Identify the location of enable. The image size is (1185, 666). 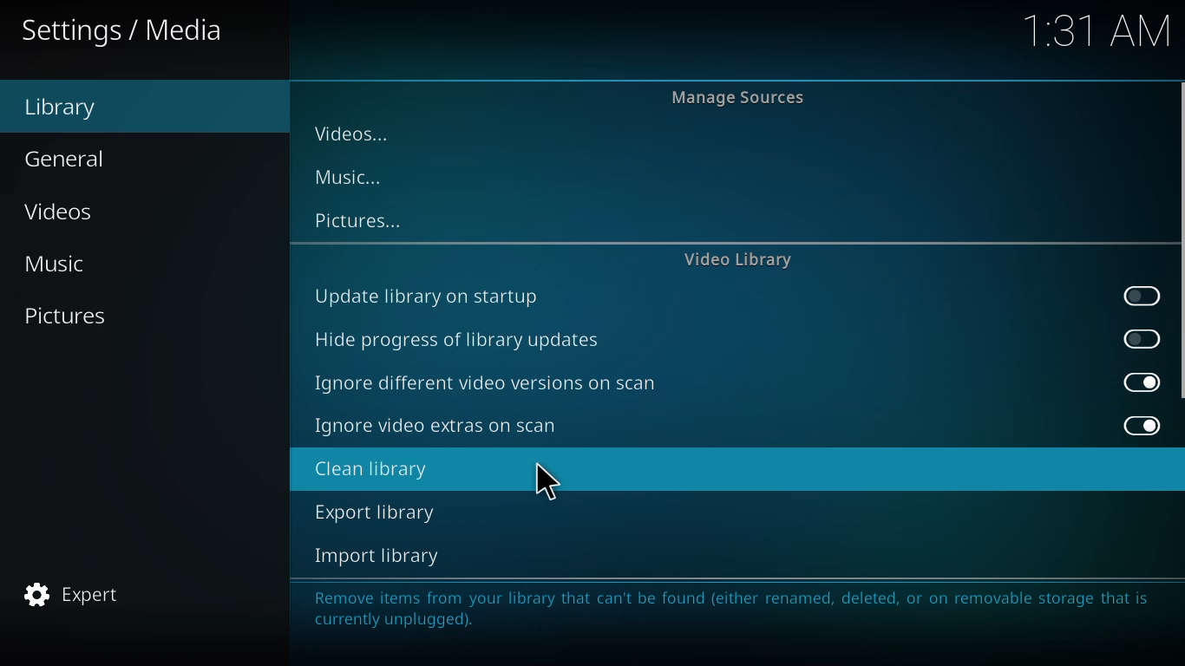
(1142, 296).